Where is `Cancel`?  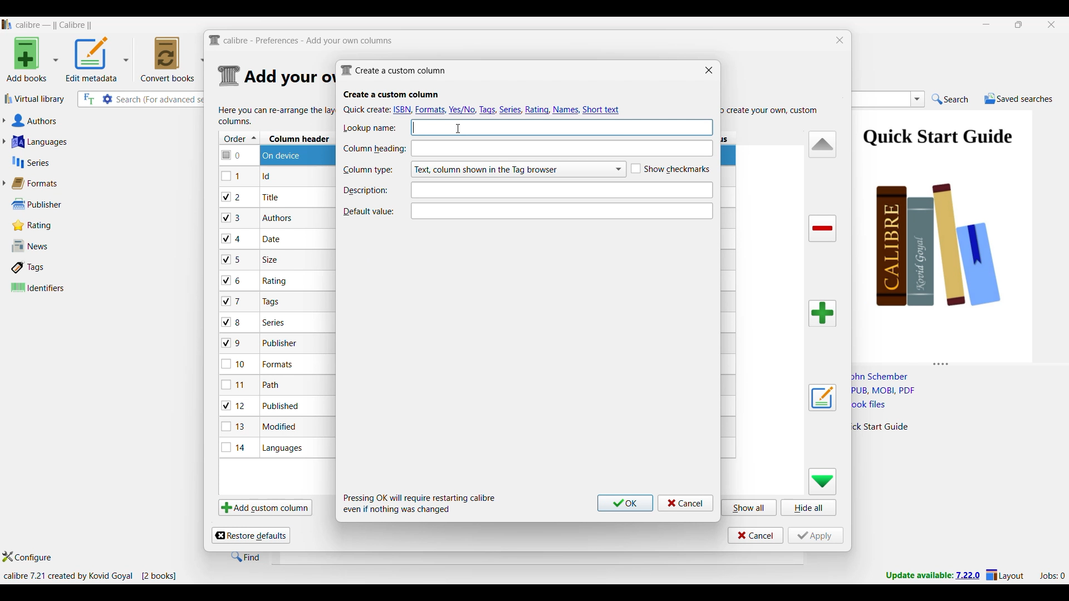 Cancel is located at coordinates (685, 503).